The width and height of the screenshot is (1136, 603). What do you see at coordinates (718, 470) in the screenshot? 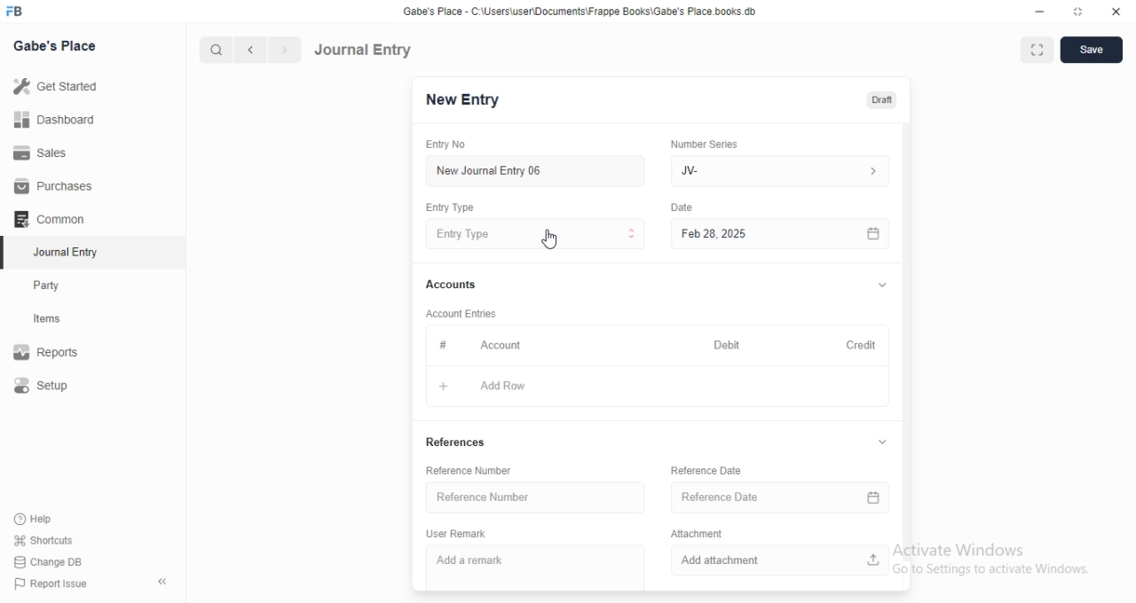
I see `Reference Date` at bounding box center [718, 470].